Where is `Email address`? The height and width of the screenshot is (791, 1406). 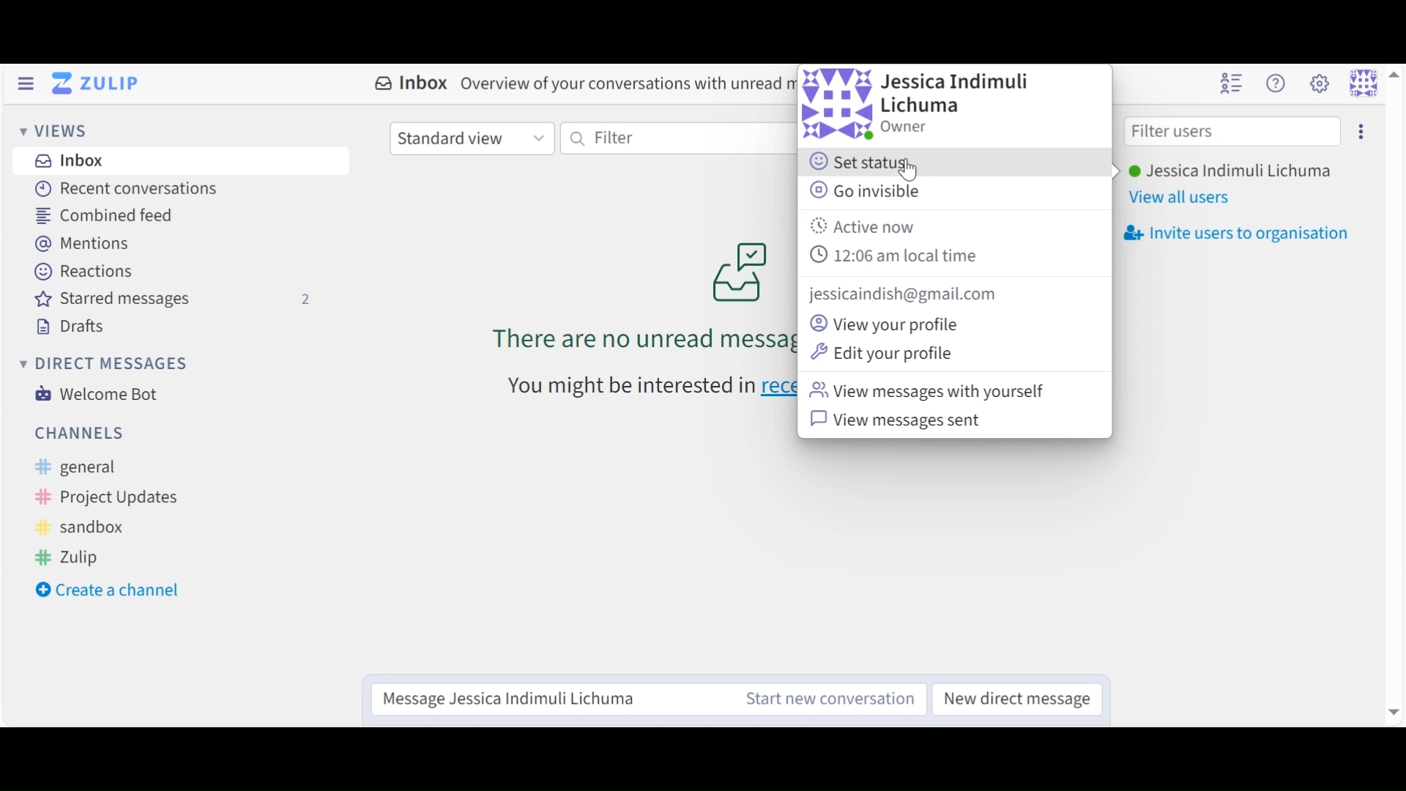 Email address is located at coordinates (907, 294).